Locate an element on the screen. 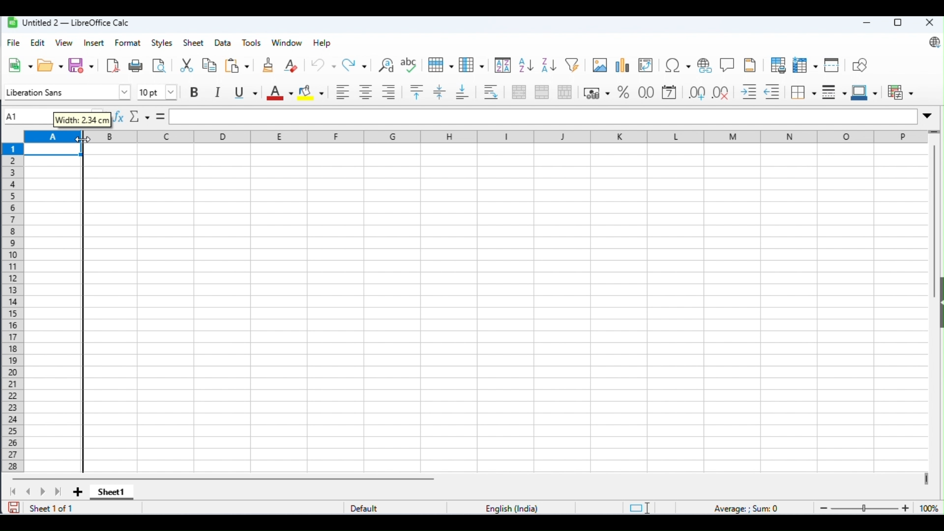  border style is located at coordinates (835, 90).